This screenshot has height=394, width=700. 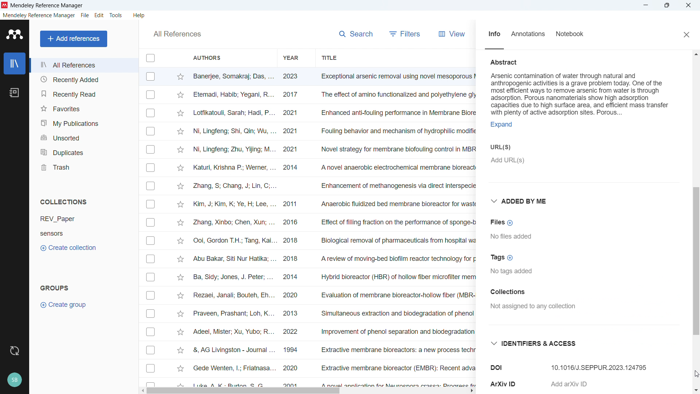 I want to click on 1994, so click(x=293, y=349).